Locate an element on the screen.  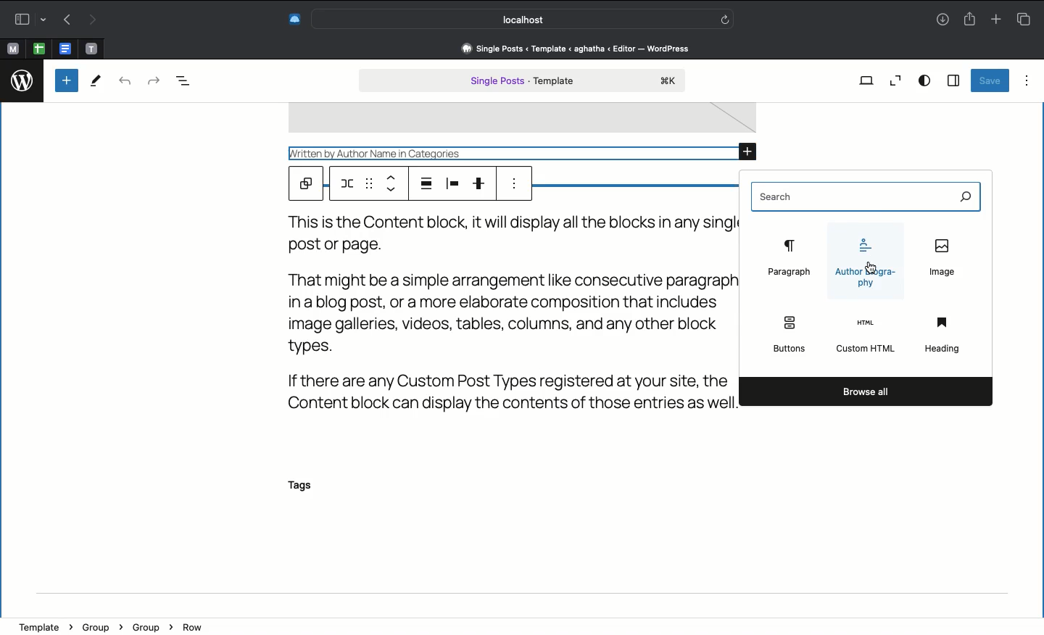
Buttons is located at coordinates (792, 339).